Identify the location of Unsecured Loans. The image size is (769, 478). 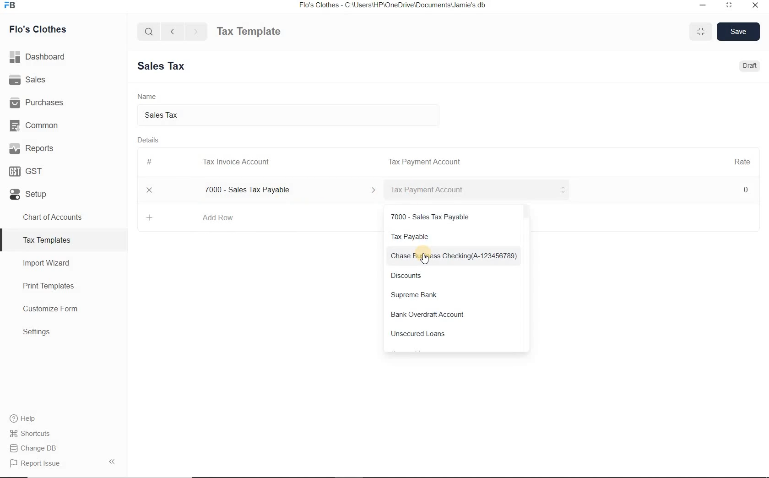
(456, 336).